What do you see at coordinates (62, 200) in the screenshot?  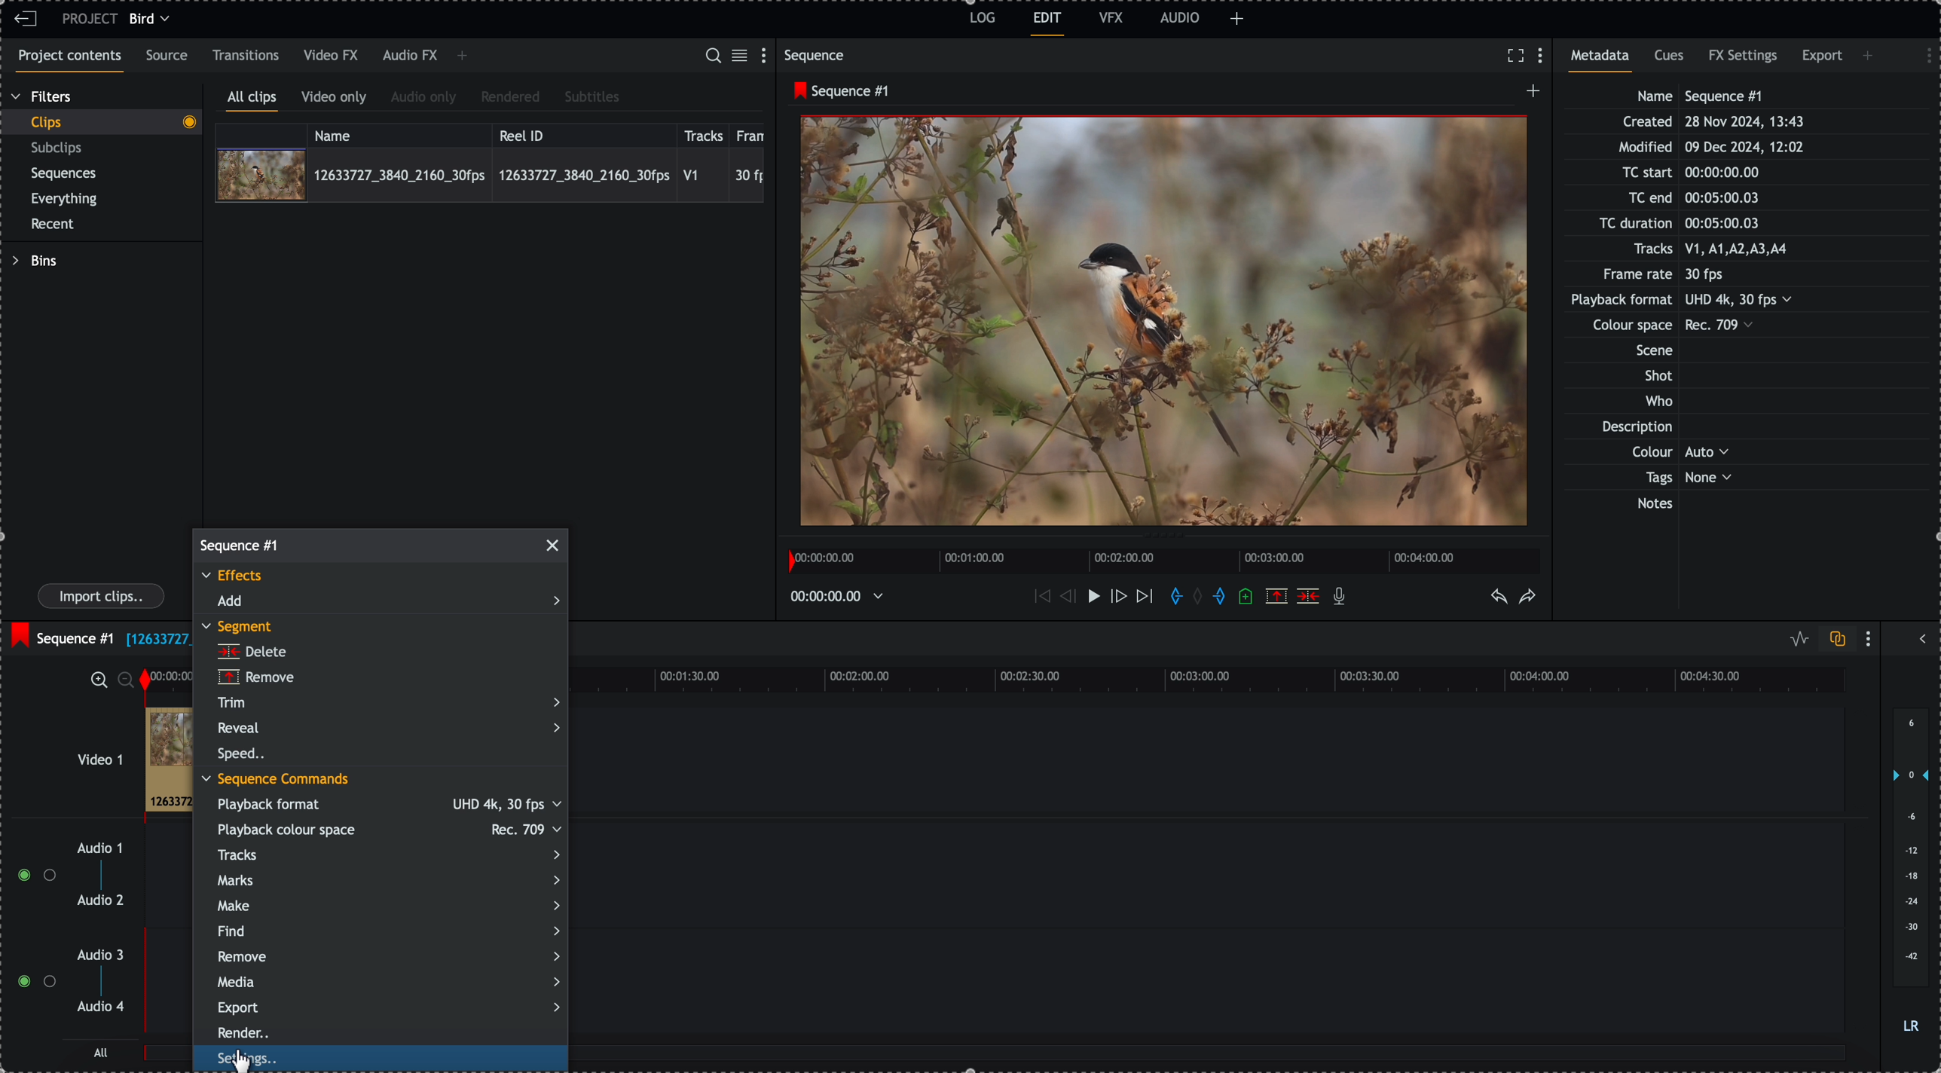 I see `` at bounding box center [62, 200].